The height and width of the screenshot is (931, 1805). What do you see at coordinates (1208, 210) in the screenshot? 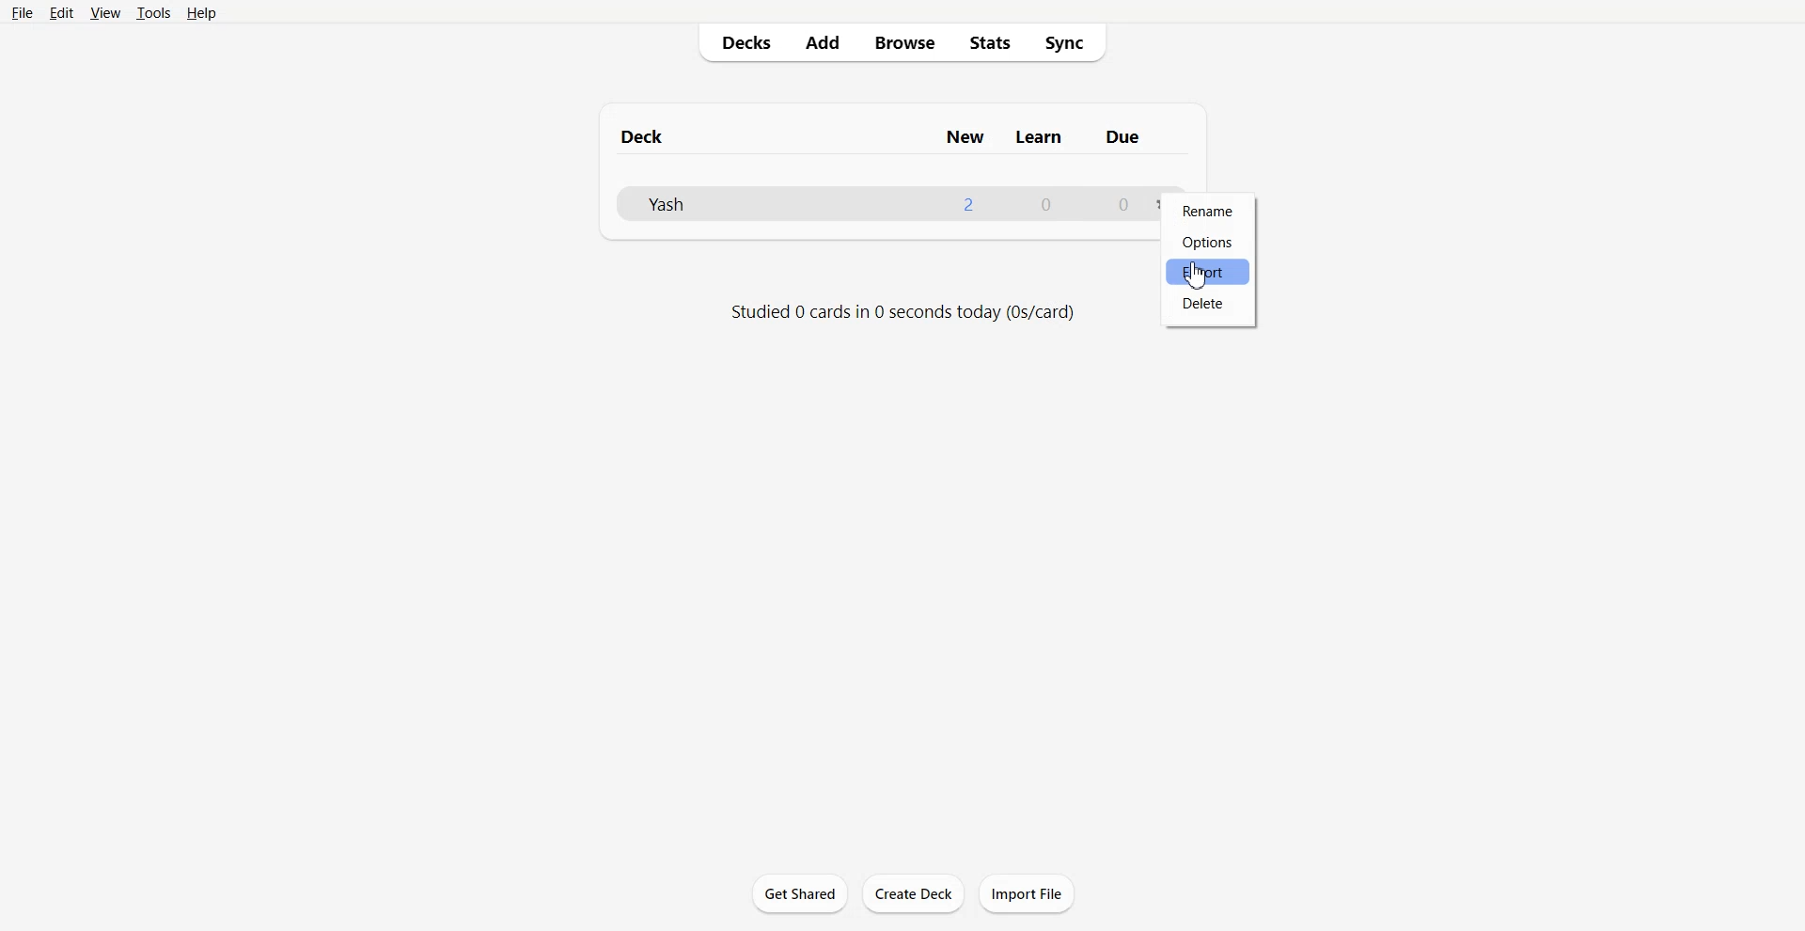
I see `Rename` at bounding box center [1208, 210].